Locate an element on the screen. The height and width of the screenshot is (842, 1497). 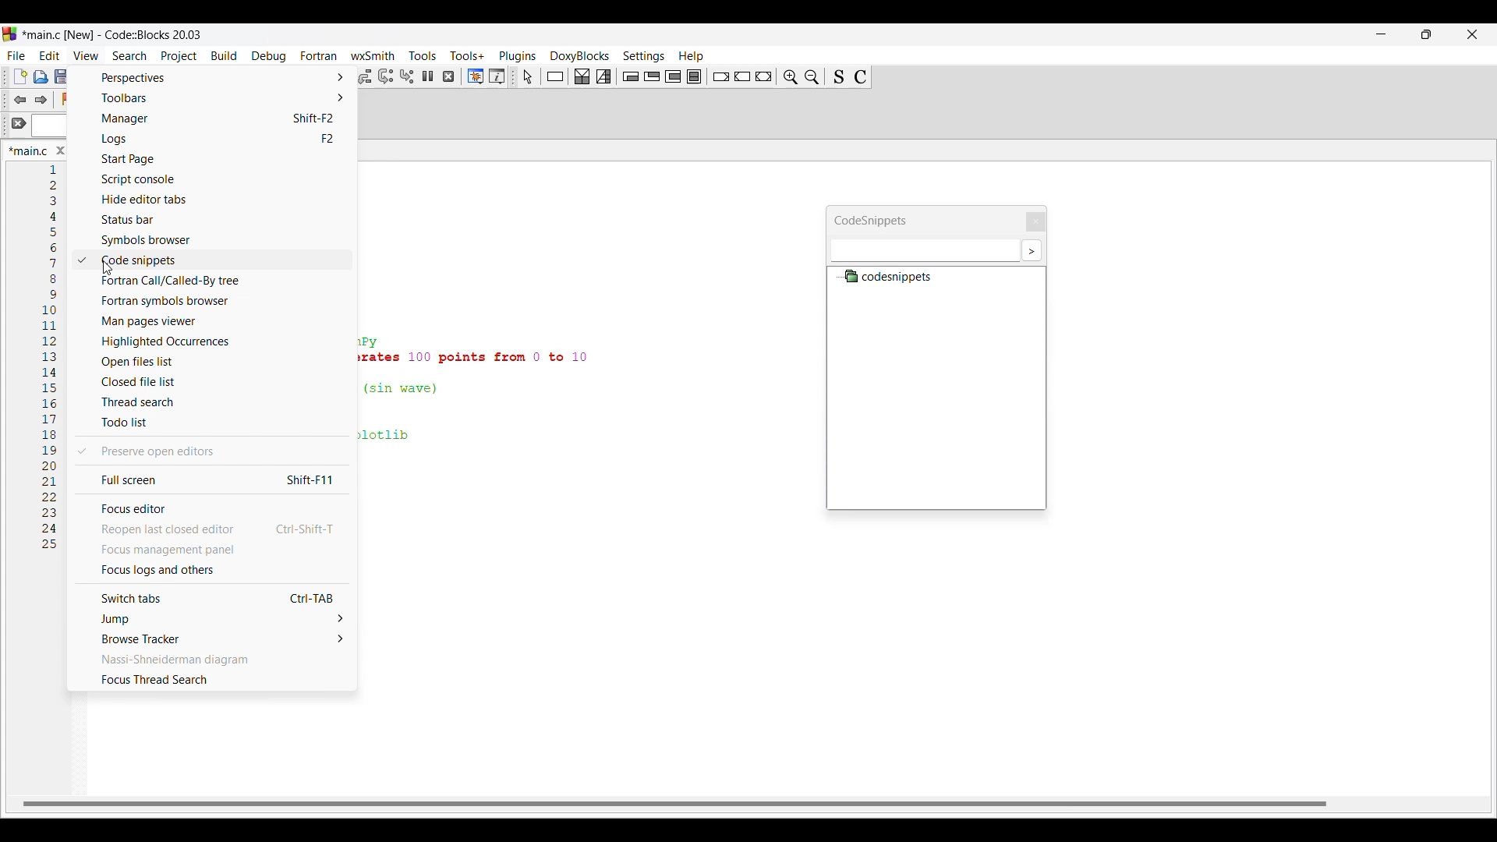
Panel title is located at coordinates (876, 217).